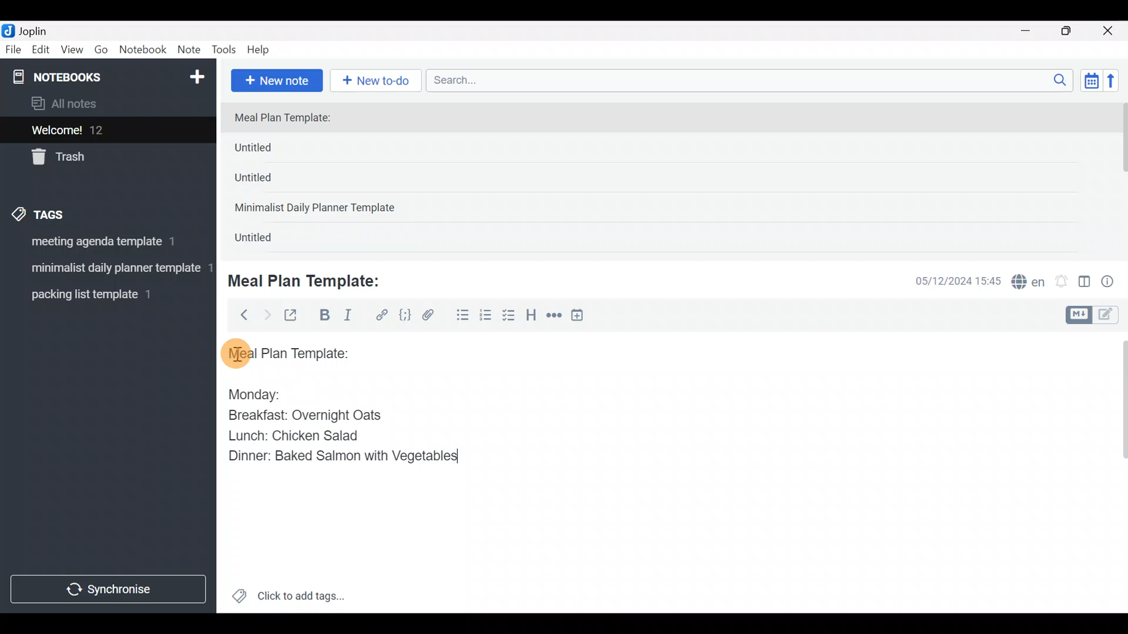  What do you see at coordinates (1085, 283) in the screenshot?
I see `Toggle editor layout` at bounding box center [1085, 283].